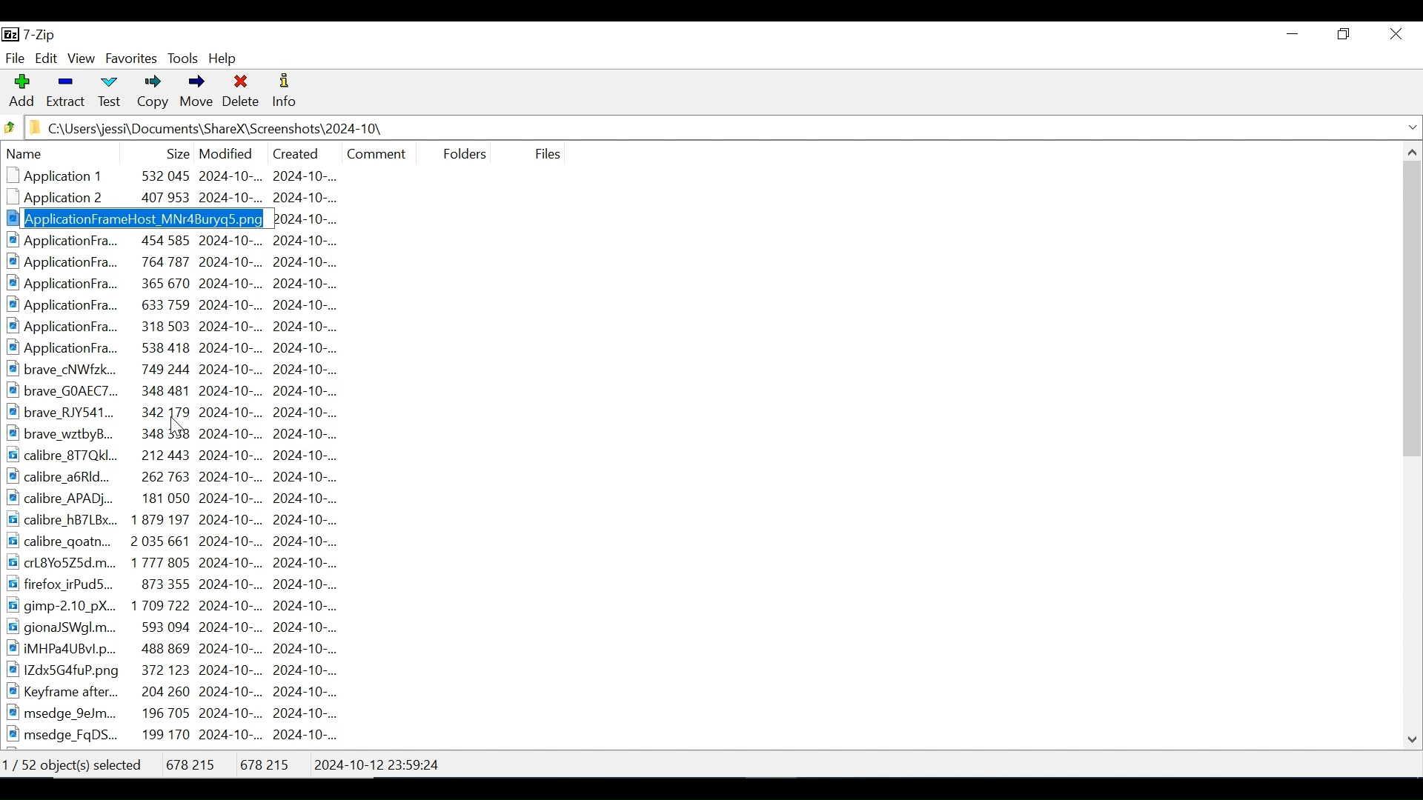  Describe the element at coordinates (182, 390) in the screenshot. I see ` brave GOAEC7... 348 481 2024-10-.. 2024-10-...` at that location.